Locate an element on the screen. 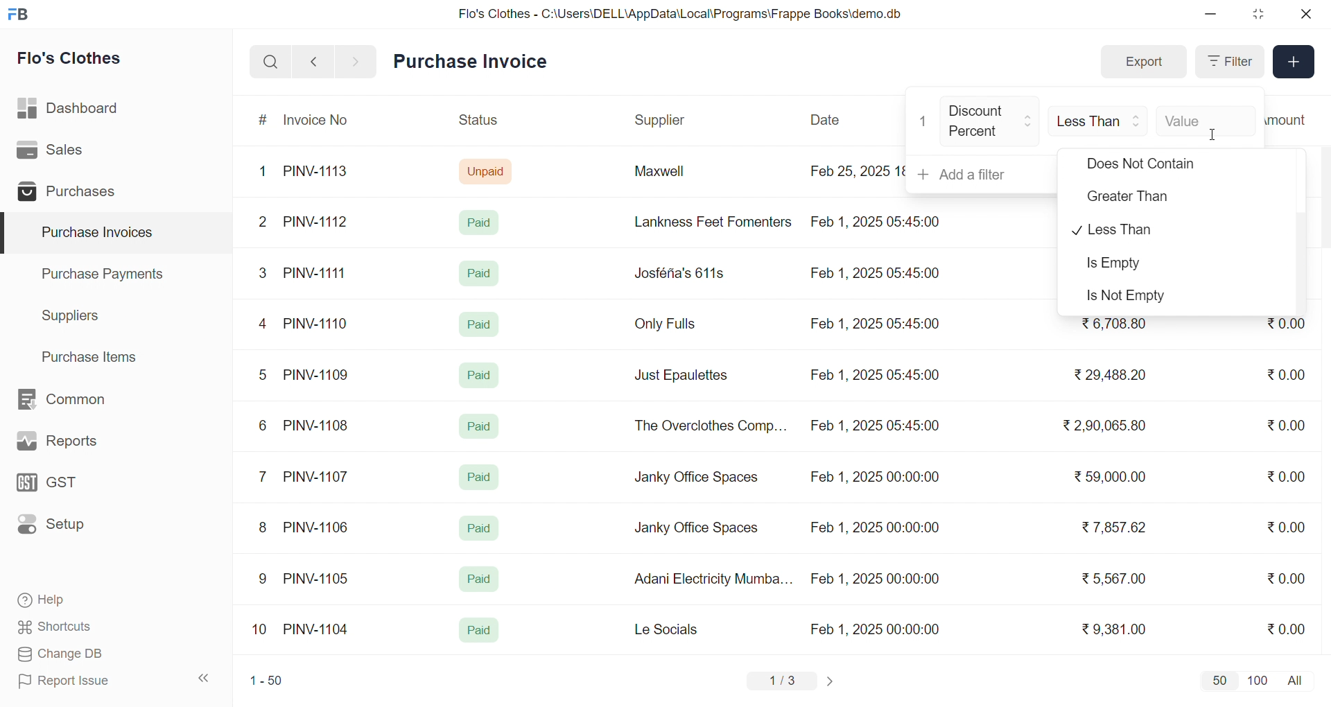  2 is located at coordinates (265, 224).